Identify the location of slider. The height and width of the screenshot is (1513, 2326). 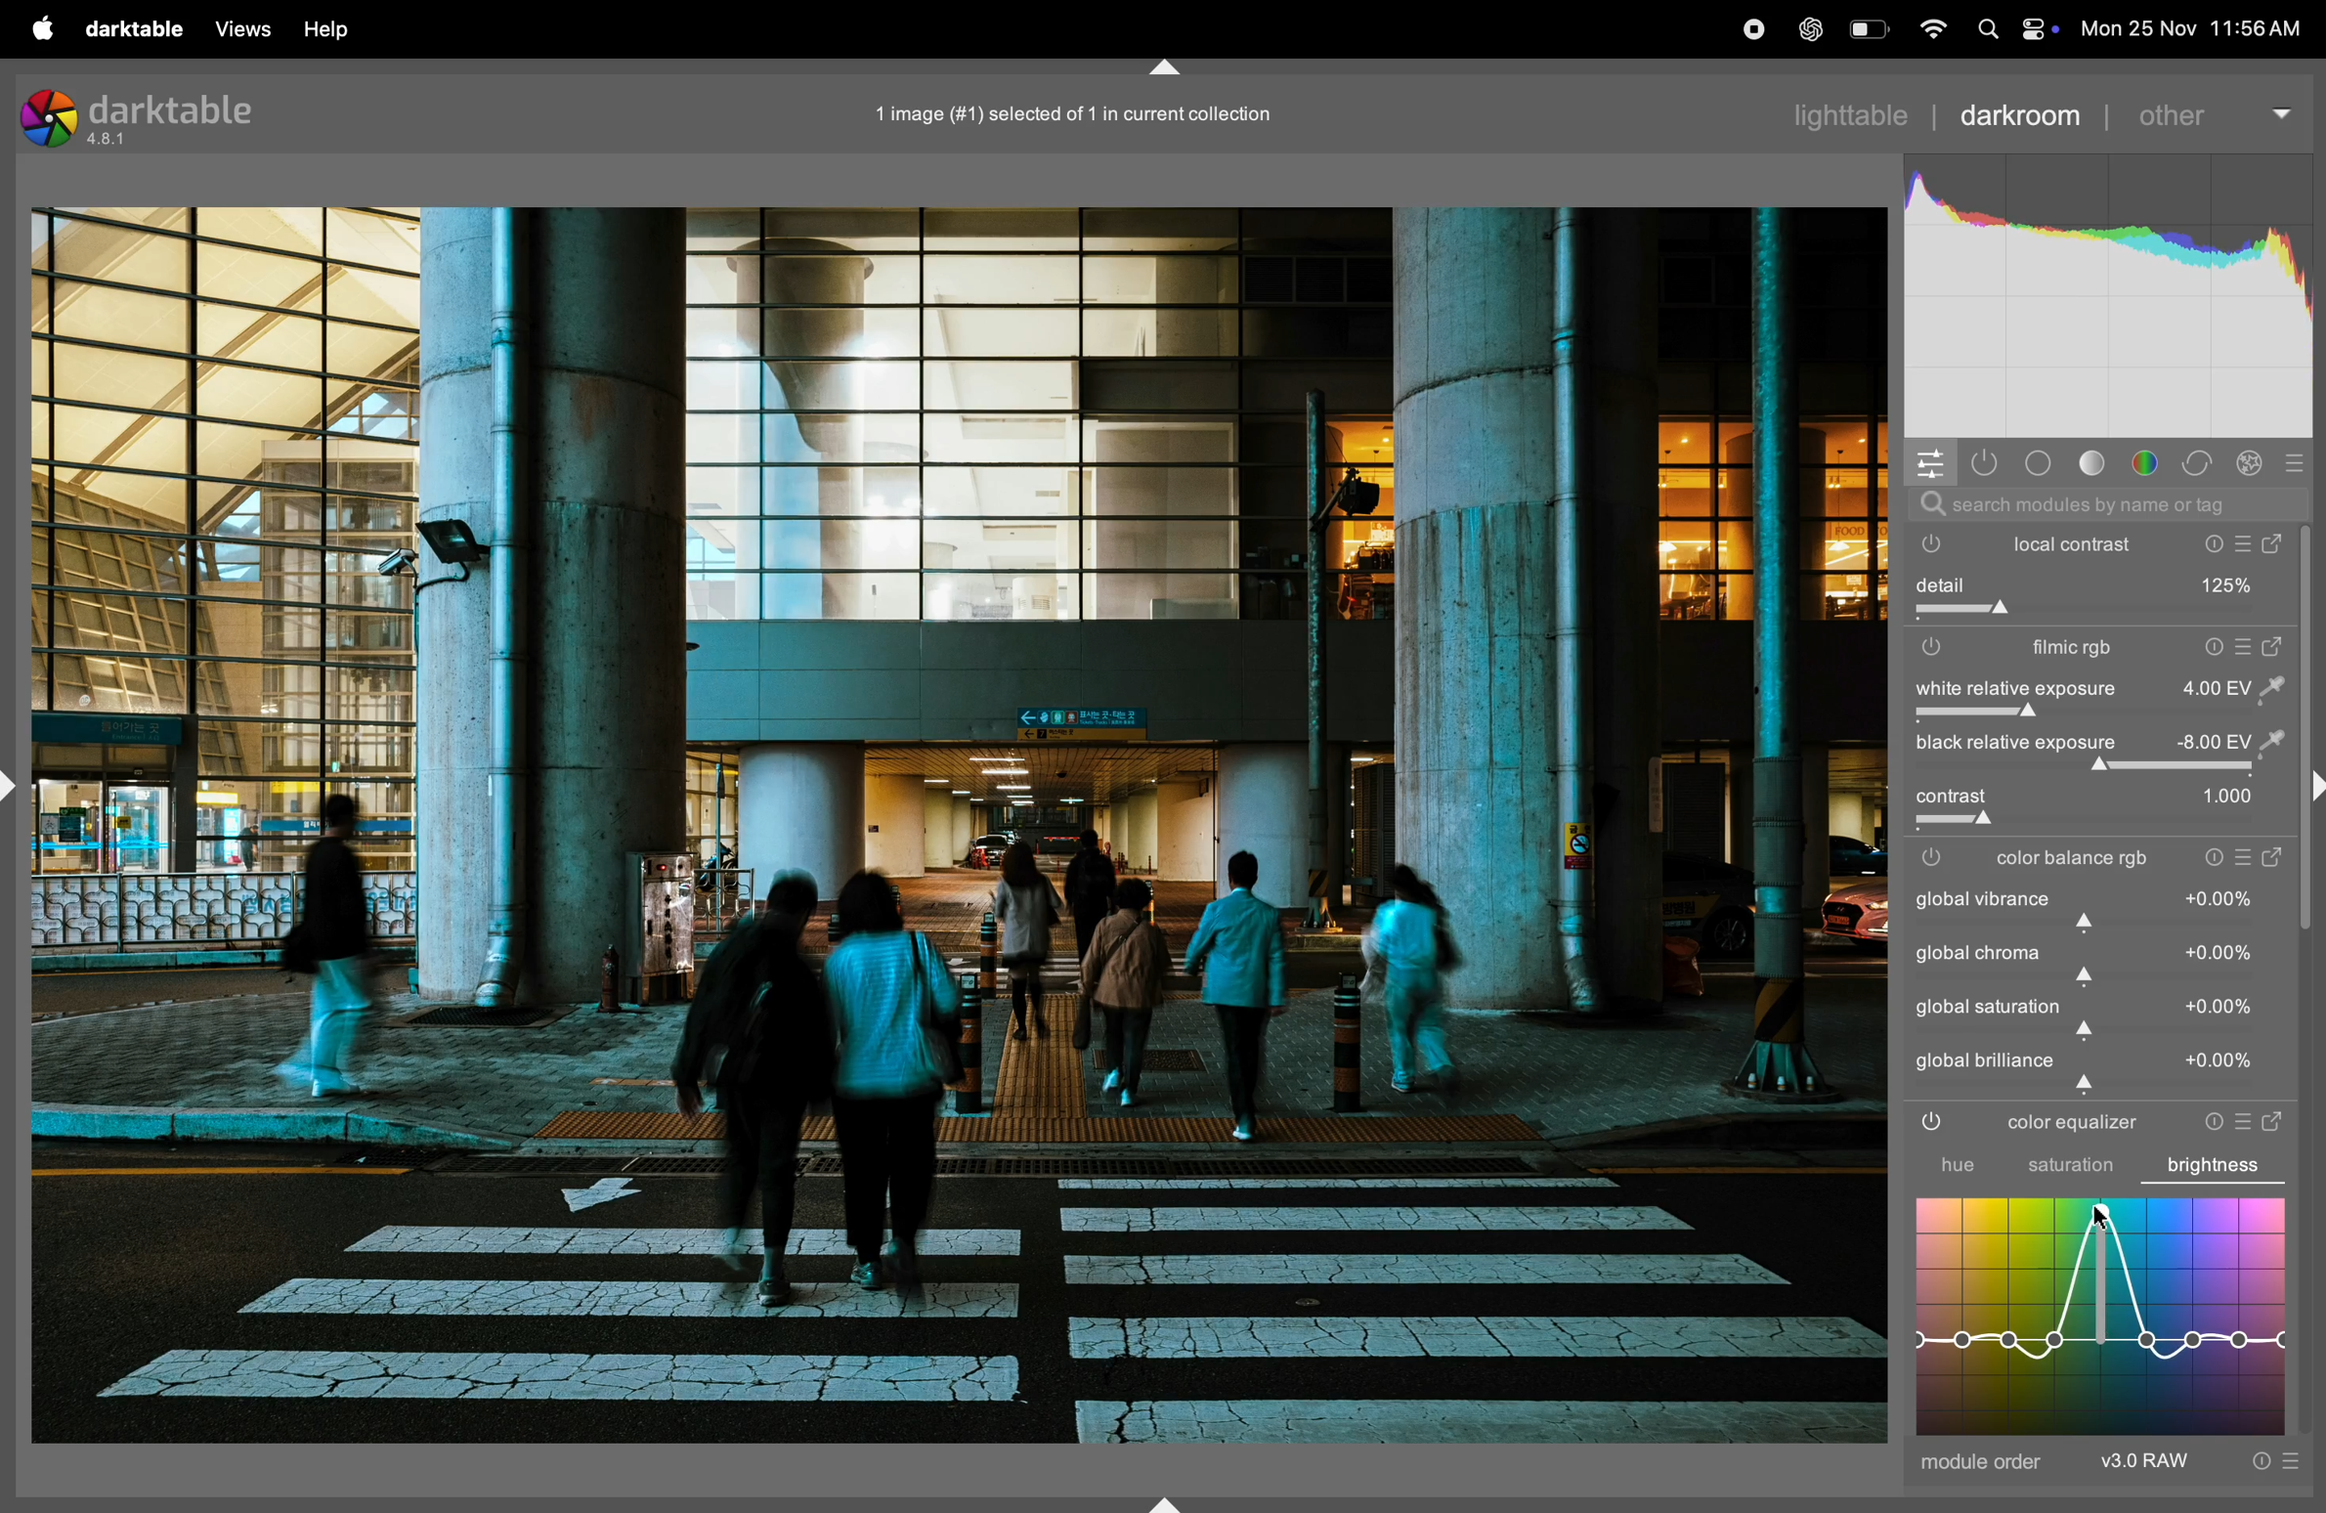
(2096, 1033).